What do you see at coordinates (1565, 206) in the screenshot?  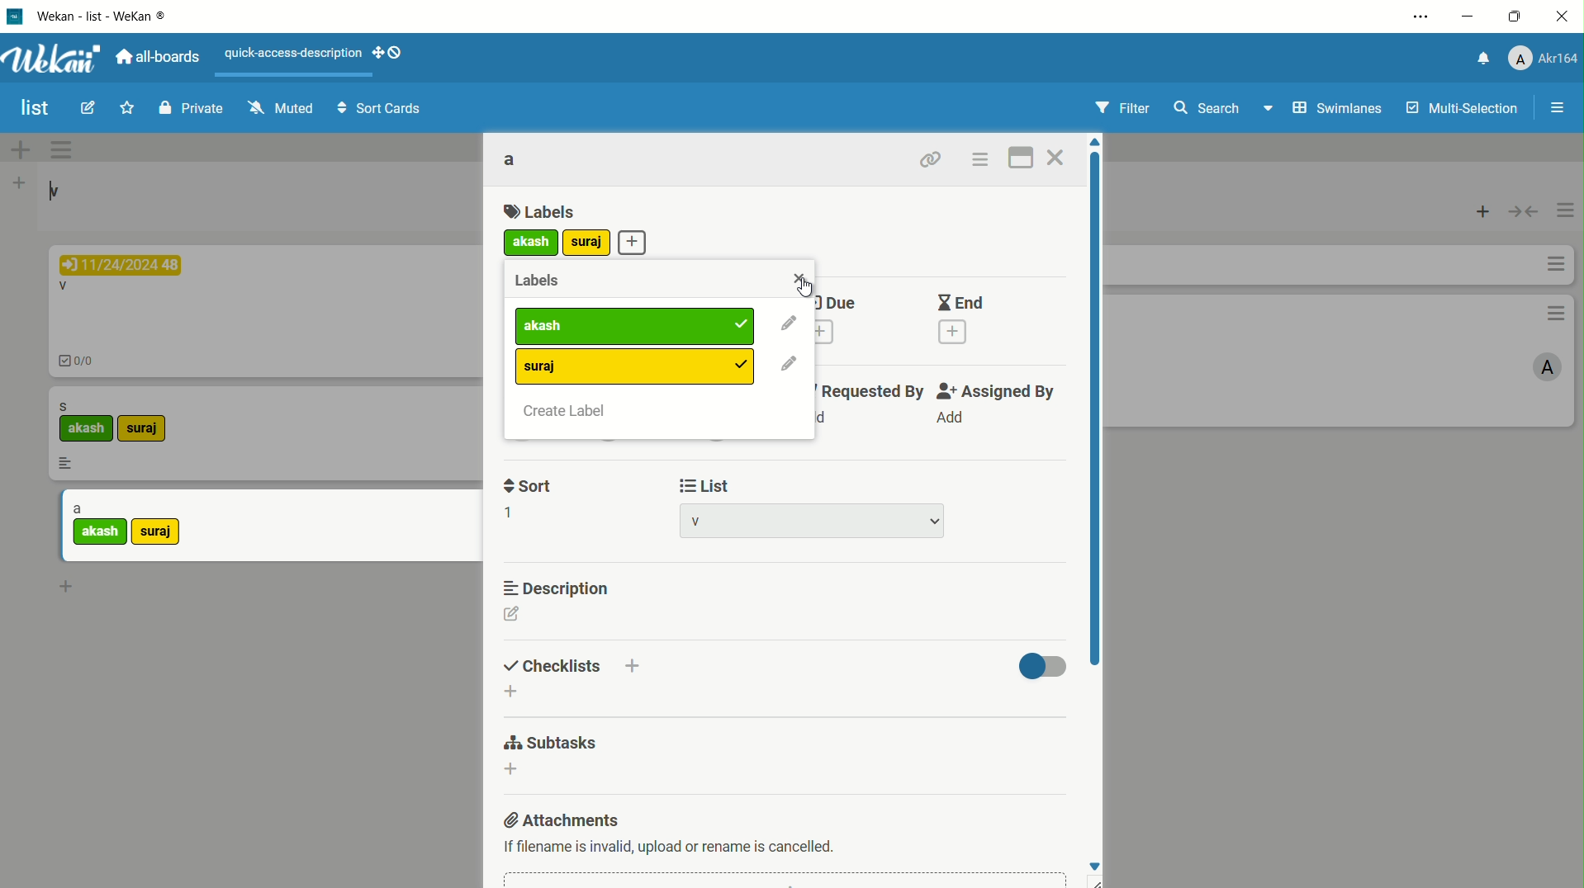 I see `options` at bounding box center [1565, 206].